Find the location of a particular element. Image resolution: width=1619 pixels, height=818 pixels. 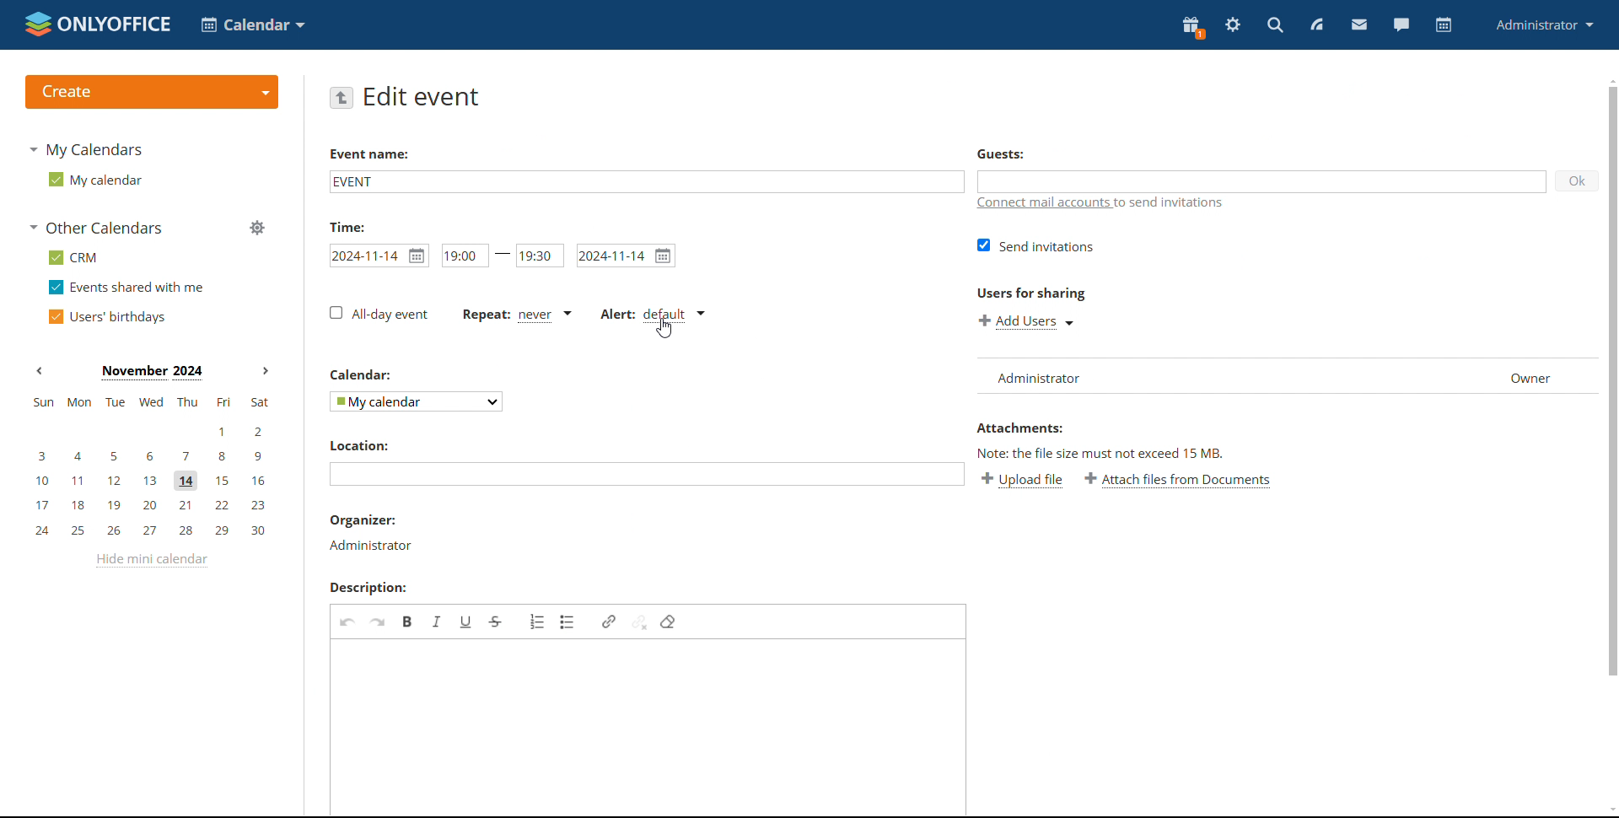

send invitations is located at coordinates (1035, 245).